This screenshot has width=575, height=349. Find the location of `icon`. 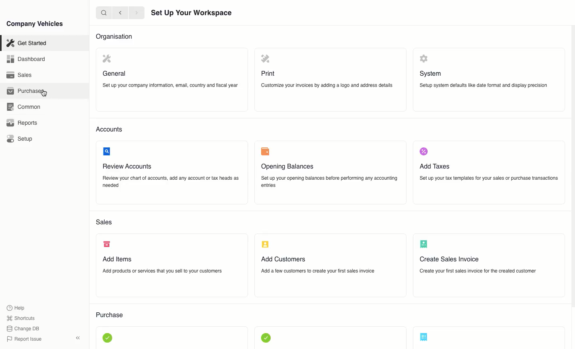

icon is located at coordinates (424, 243).